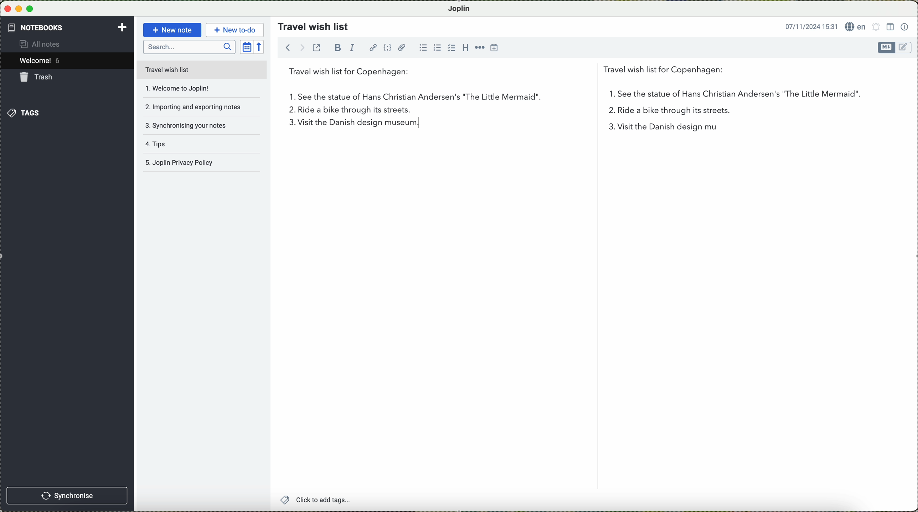 Image resolution: width=918 pixels, height=512 pixels. I want to click on Joplin, so click(463, 8).